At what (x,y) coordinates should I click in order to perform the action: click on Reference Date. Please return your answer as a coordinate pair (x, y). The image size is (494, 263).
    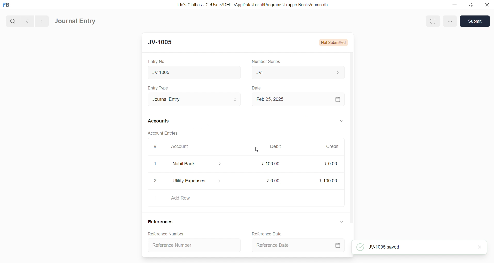
    Looking at the image, I should click on (266, 233).